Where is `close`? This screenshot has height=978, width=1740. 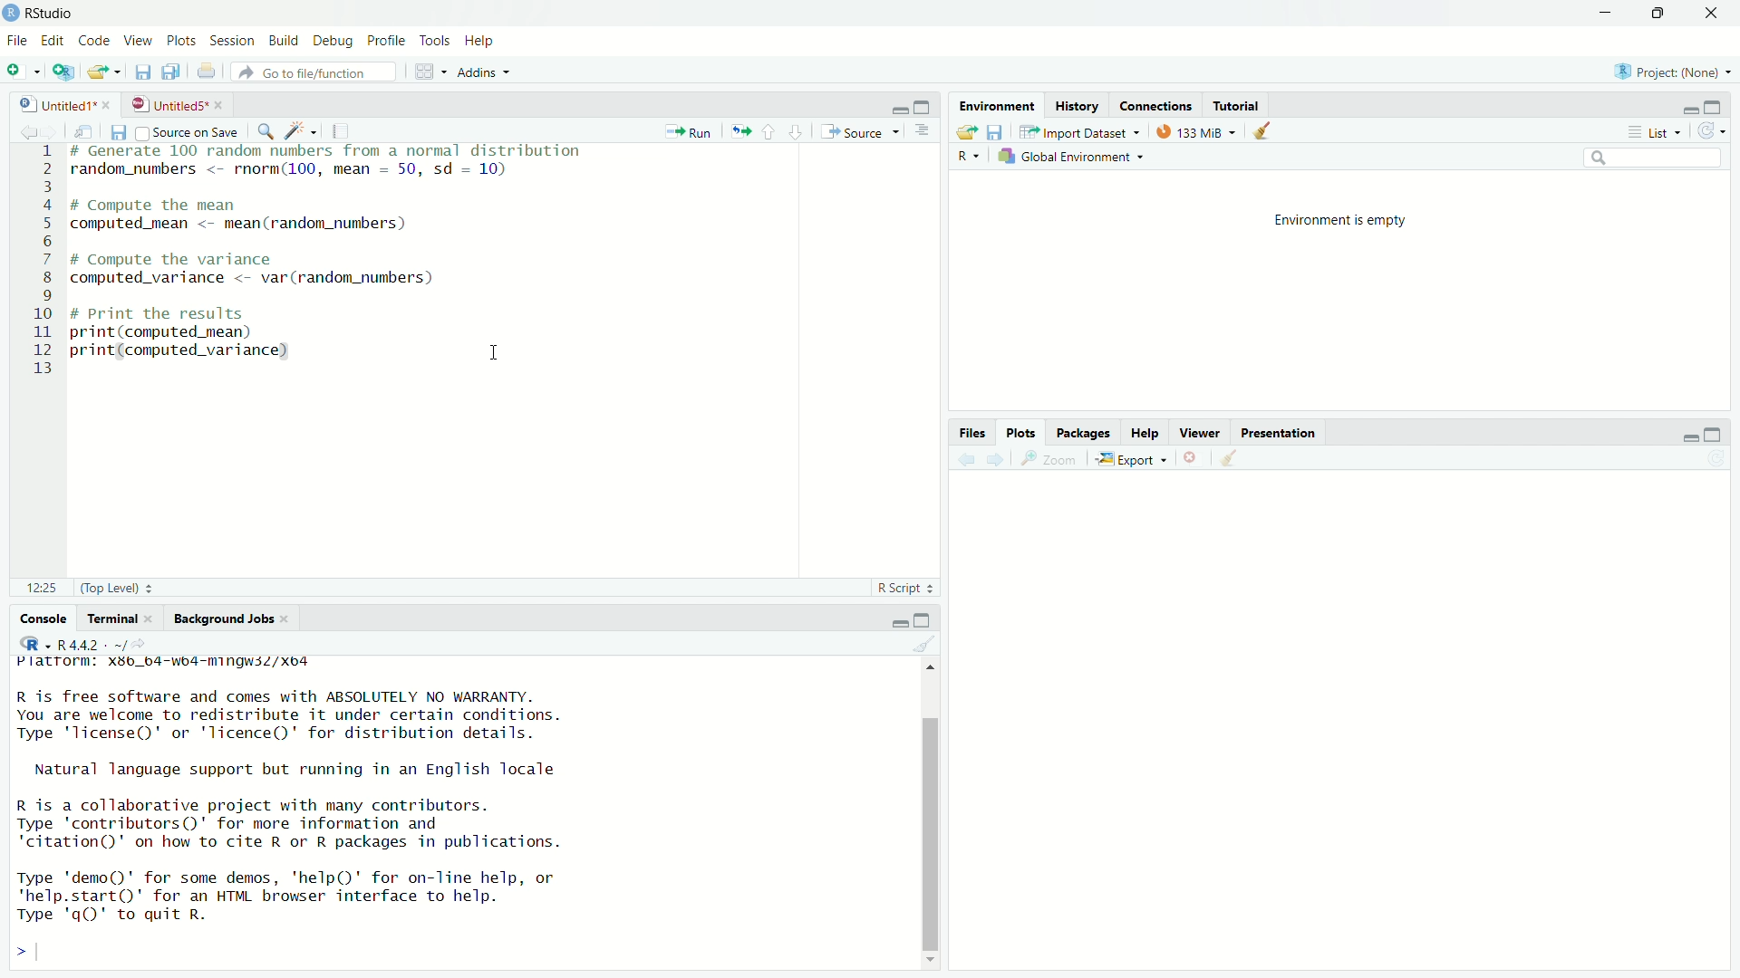
close is located at coordinates (295, 619).